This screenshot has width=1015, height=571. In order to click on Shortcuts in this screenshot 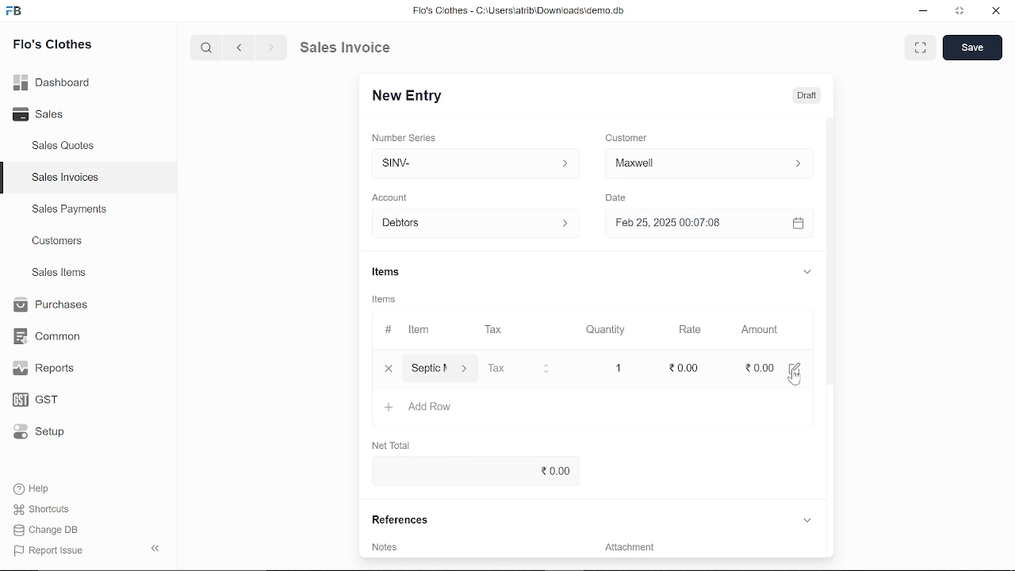, I will do `click(43, 509)`.